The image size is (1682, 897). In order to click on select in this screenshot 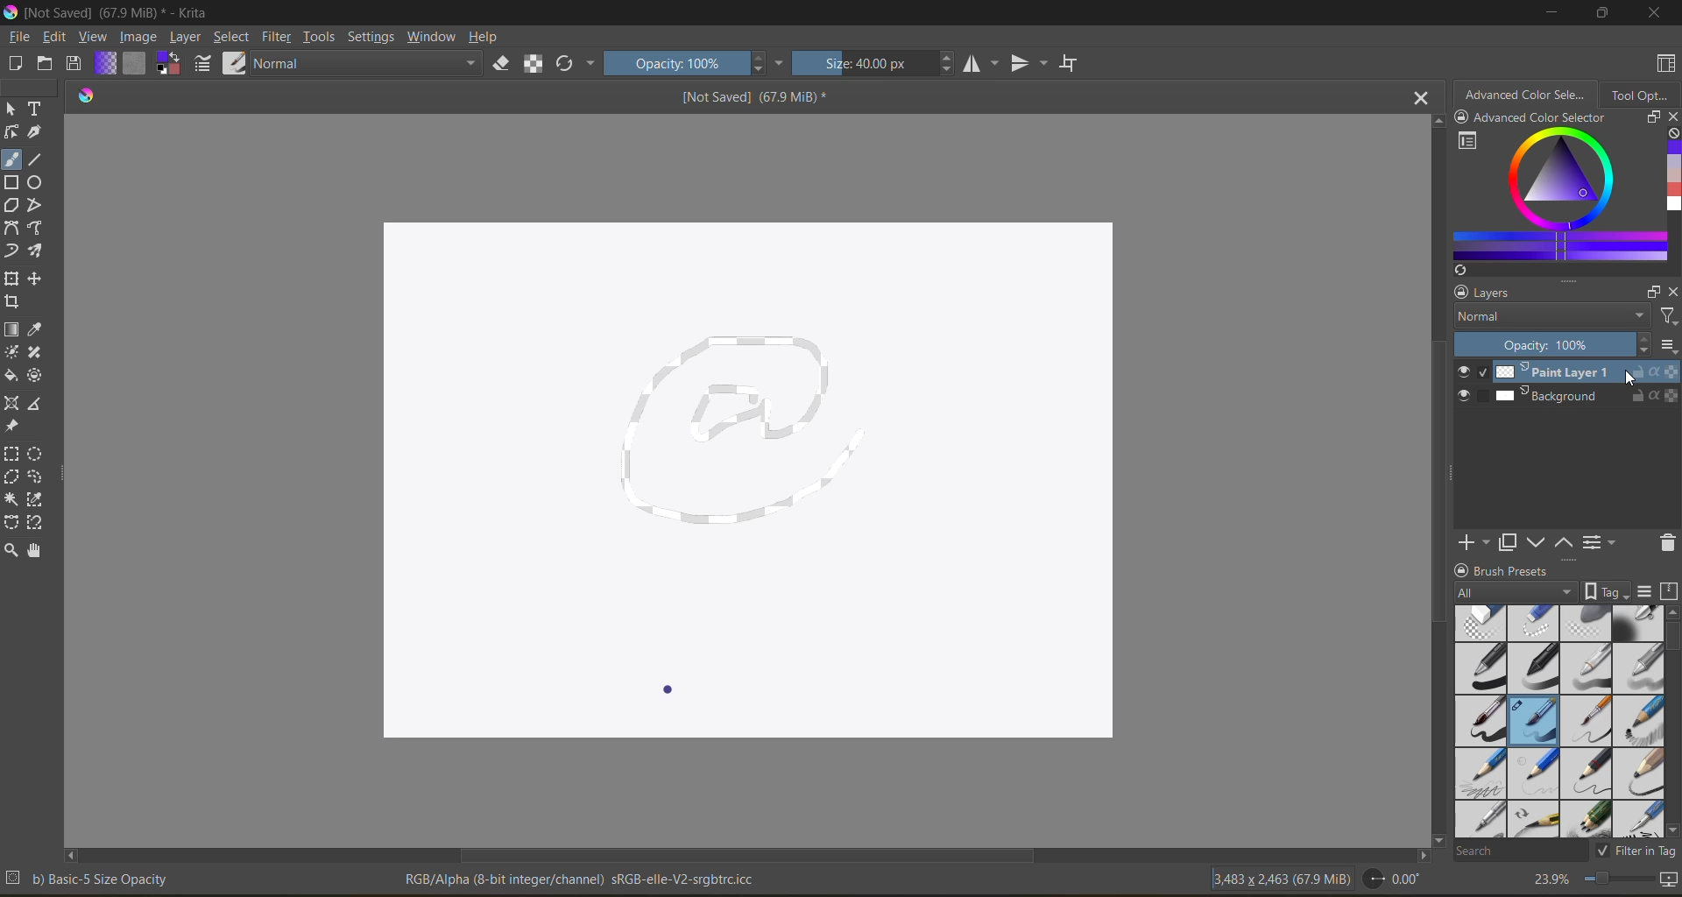, I will do `click(233, 37)`.